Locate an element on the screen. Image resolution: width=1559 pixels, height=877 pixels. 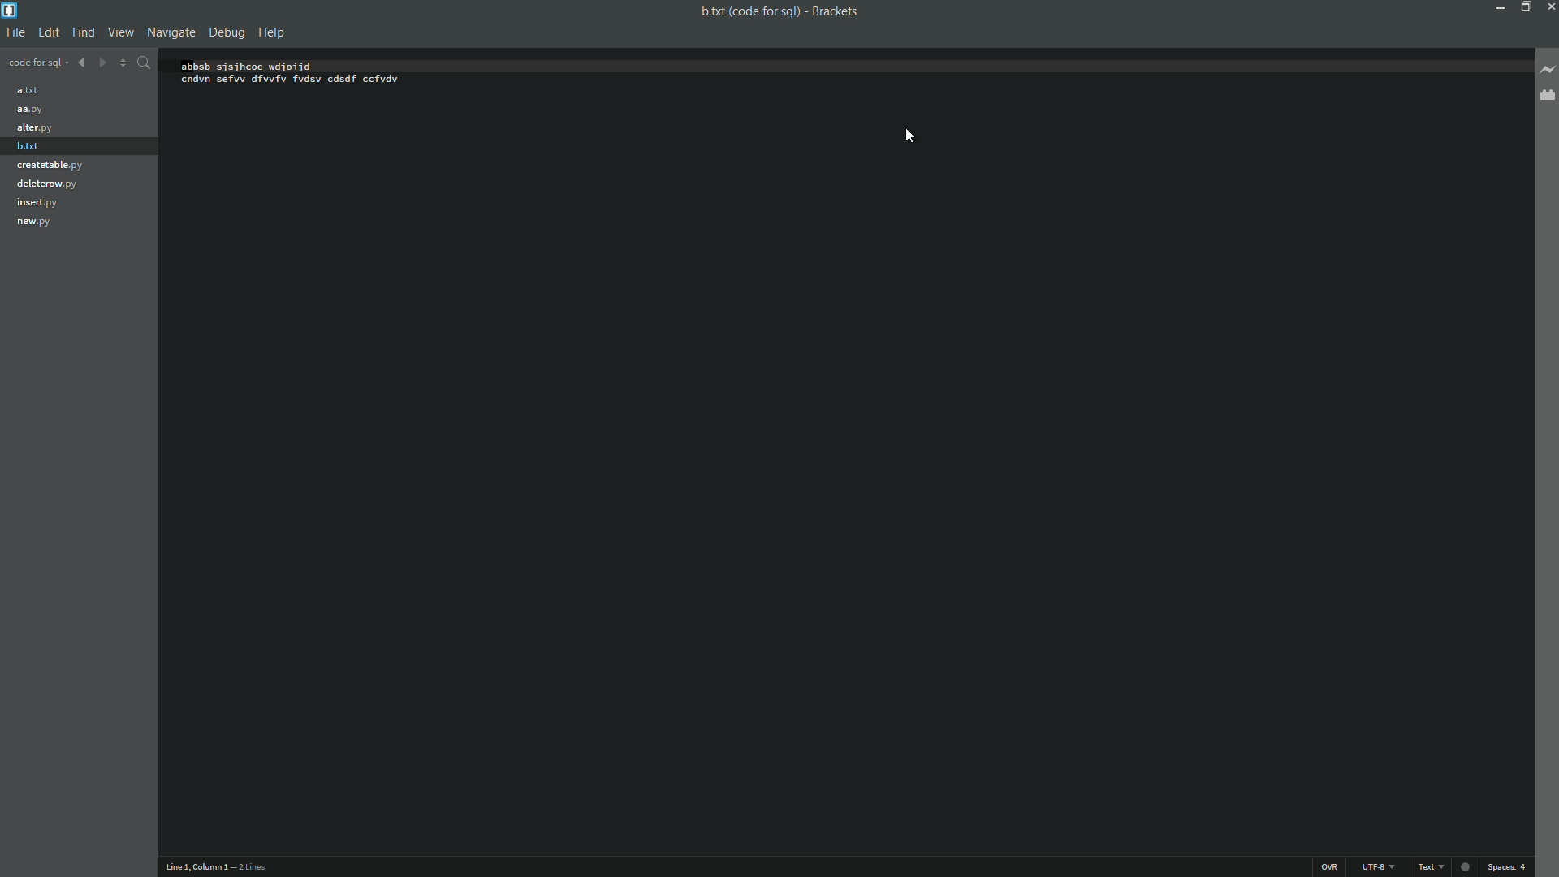
text is located at coordinates (1430, 866).